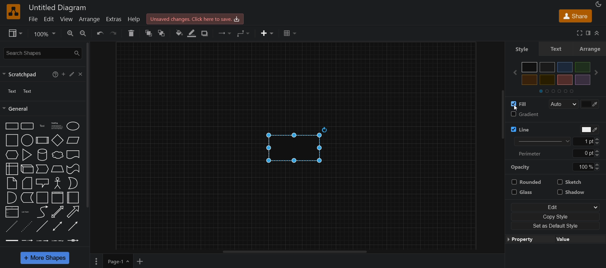 Image resolution: width=606 pixels, height=268 pixels. What do you see at coordinates (583, 67) in the screenshot?
I see `green` at bounding box center [583, 67].